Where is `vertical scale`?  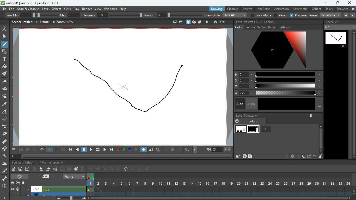 vertical scale is located at coordinates (15, 88).